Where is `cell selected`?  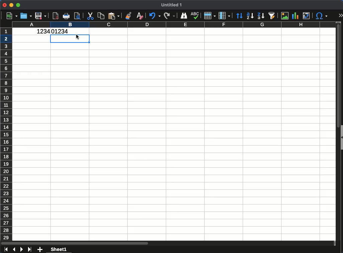
cell selected is located at coordinates (70, 39).